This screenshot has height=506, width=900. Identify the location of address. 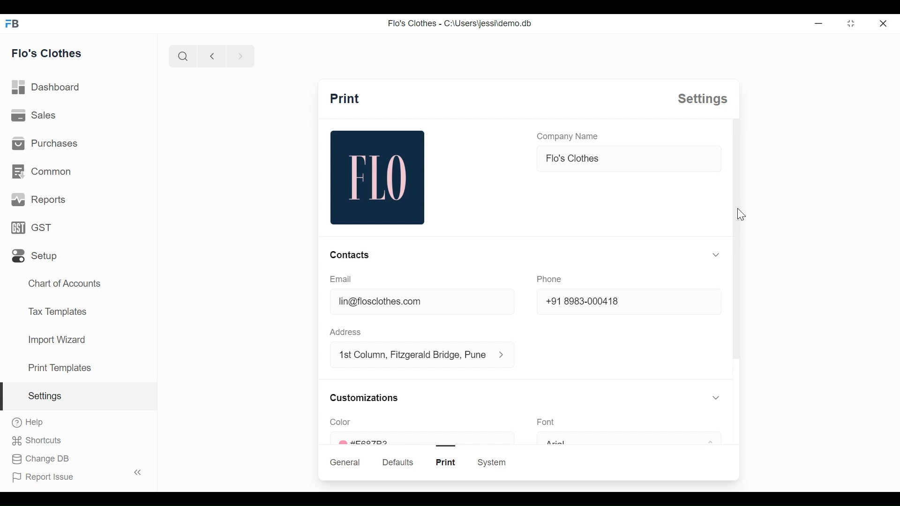
(346, 332).